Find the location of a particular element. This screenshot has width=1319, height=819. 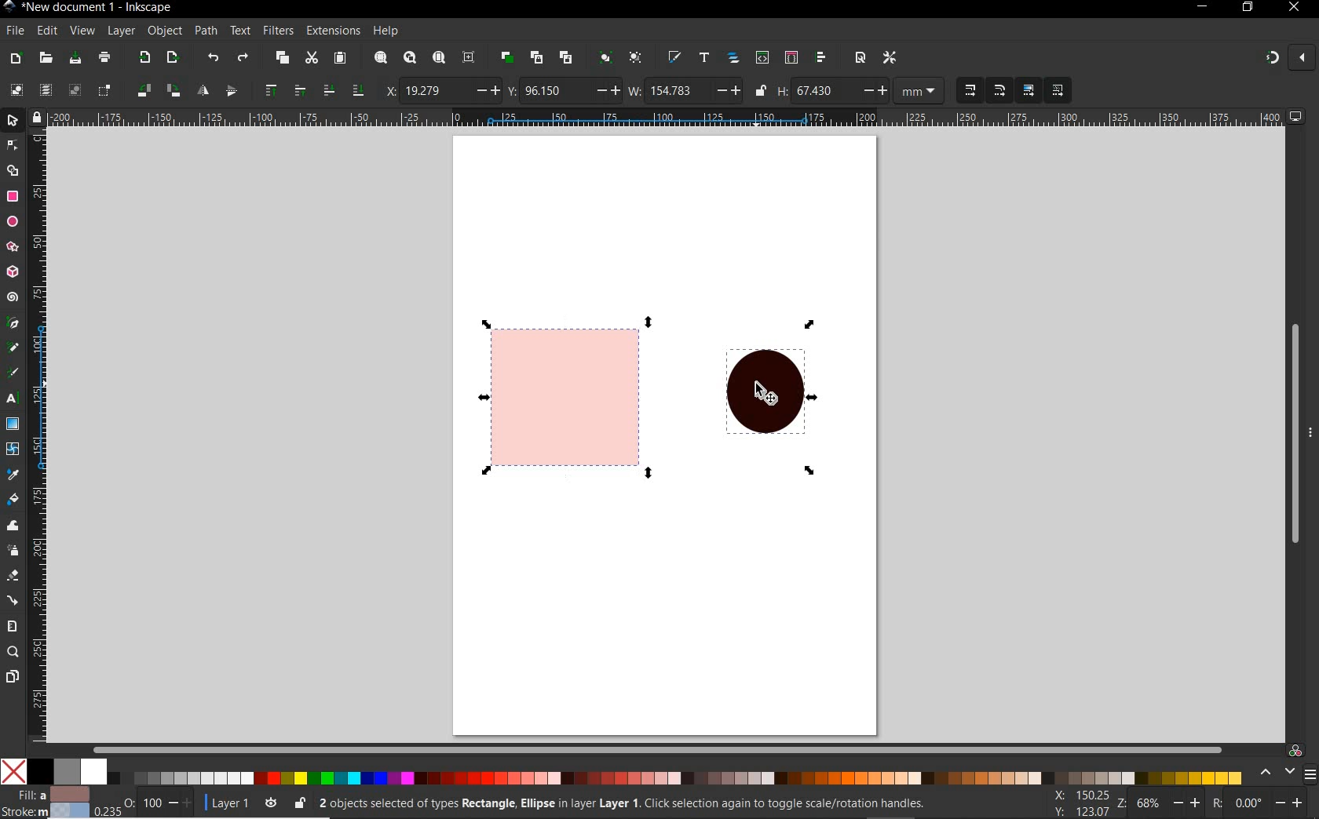

object flip horizontal is located at coordinates (203, 90).